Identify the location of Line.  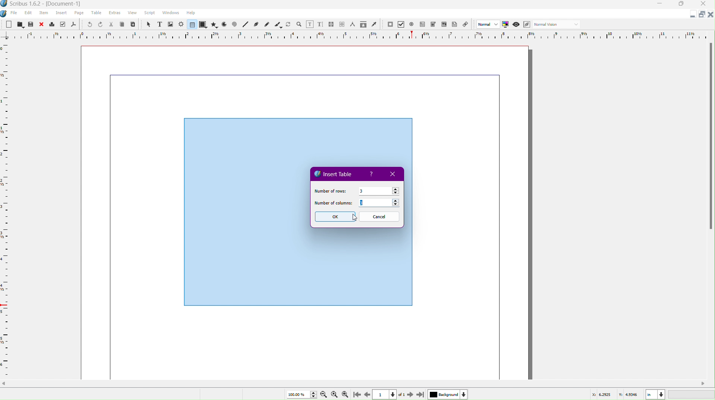
(245, 25).